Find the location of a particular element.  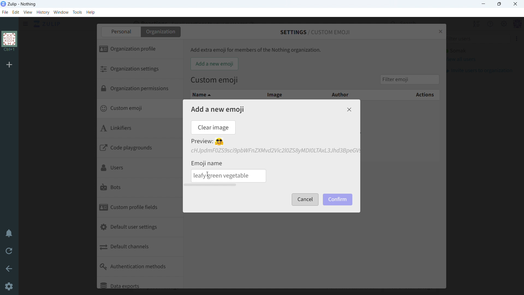

tools is located at coordinates (77, 12).